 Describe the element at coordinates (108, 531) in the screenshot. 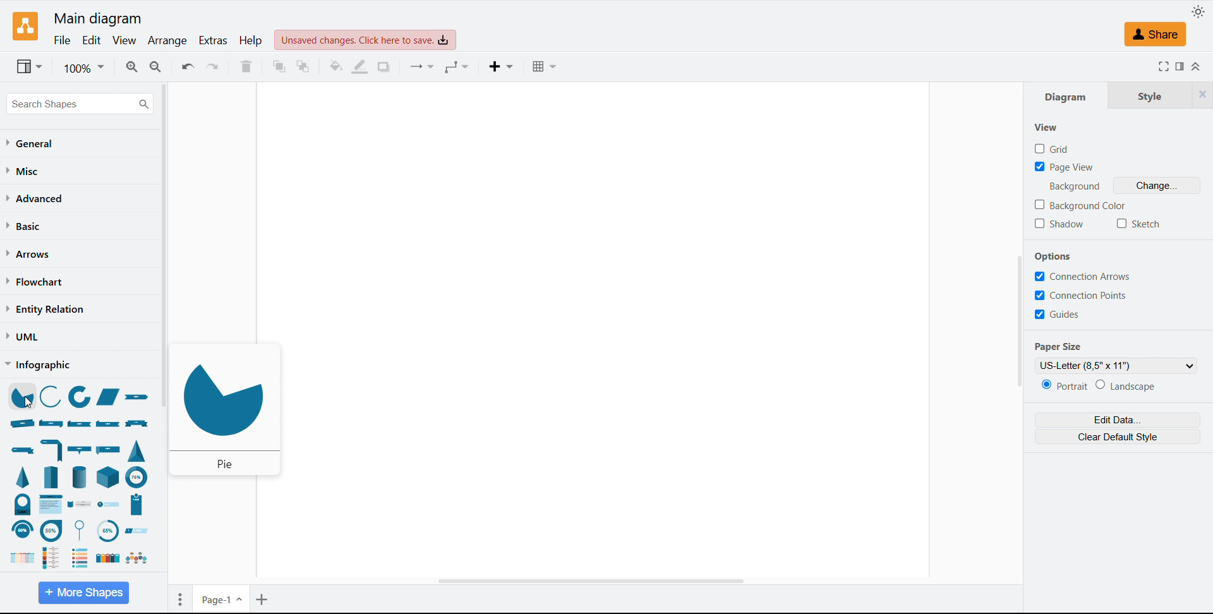

I see `circular dial` at that location.